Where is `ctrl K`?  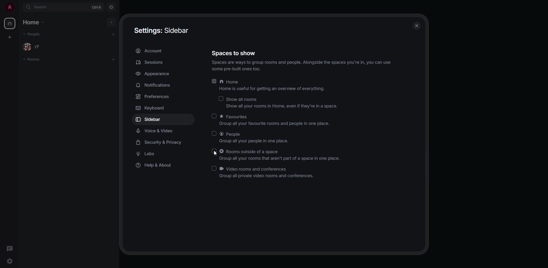 ctrl K is located at coordinates (96, 7).